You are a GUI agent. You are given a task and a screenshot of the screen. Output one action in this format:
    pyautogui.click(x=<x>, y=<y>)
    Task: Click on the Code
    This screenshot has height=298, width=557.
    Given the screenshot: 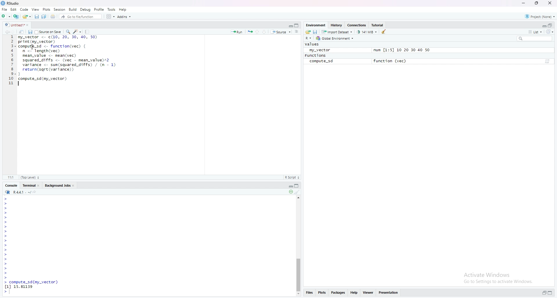 What is the action you would take?
    pyautogui.click(x=25, y=10)
    